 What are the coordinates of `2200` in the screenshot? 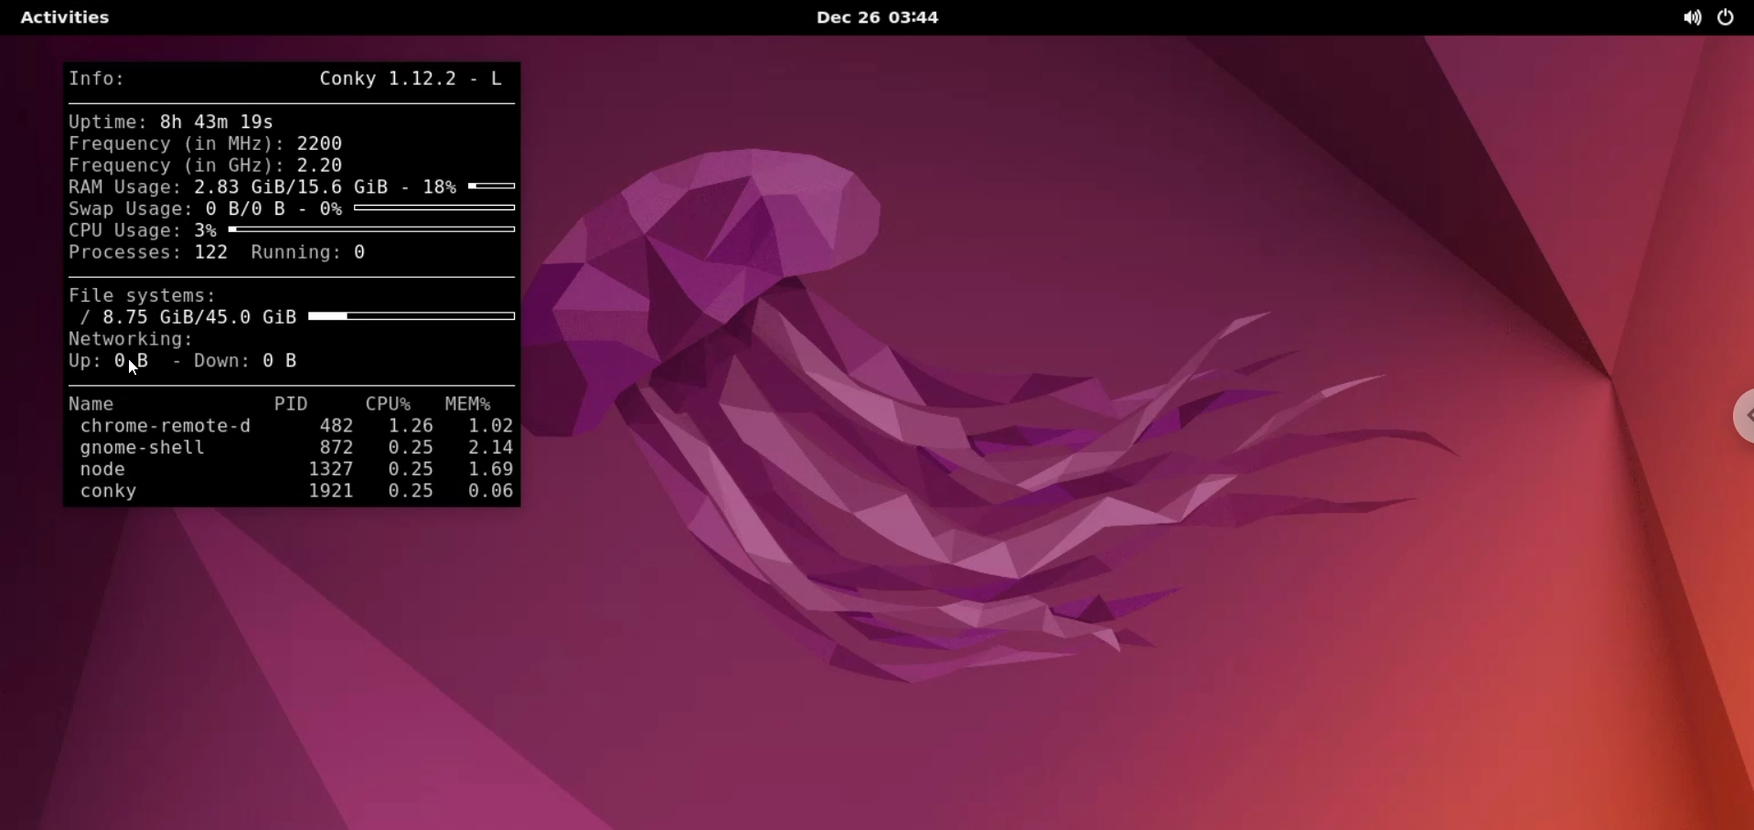 It's located at (319, 144).